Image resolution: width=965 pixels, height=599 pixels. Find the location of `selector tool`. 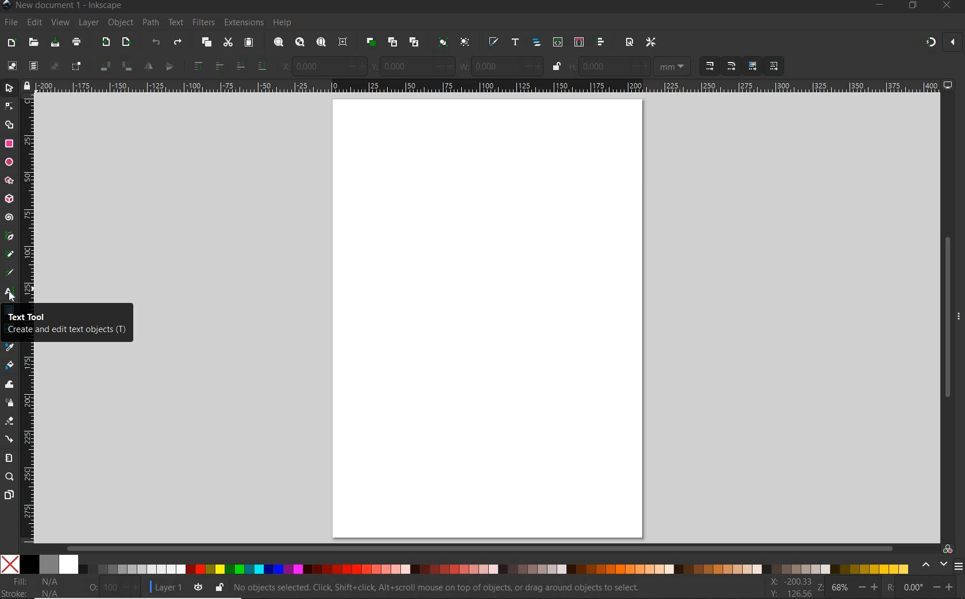

selector tool is located at coordinates (9, 88).